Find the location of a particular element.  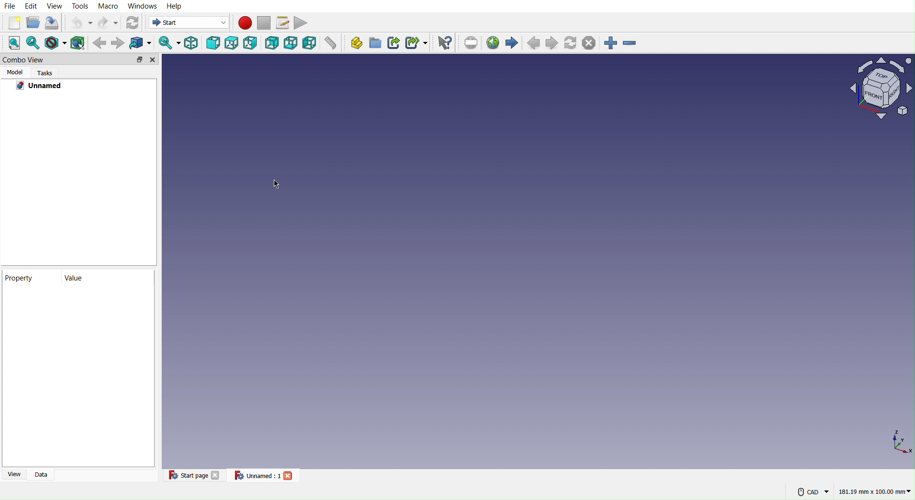

Start page is located at coordinates (194, 476).